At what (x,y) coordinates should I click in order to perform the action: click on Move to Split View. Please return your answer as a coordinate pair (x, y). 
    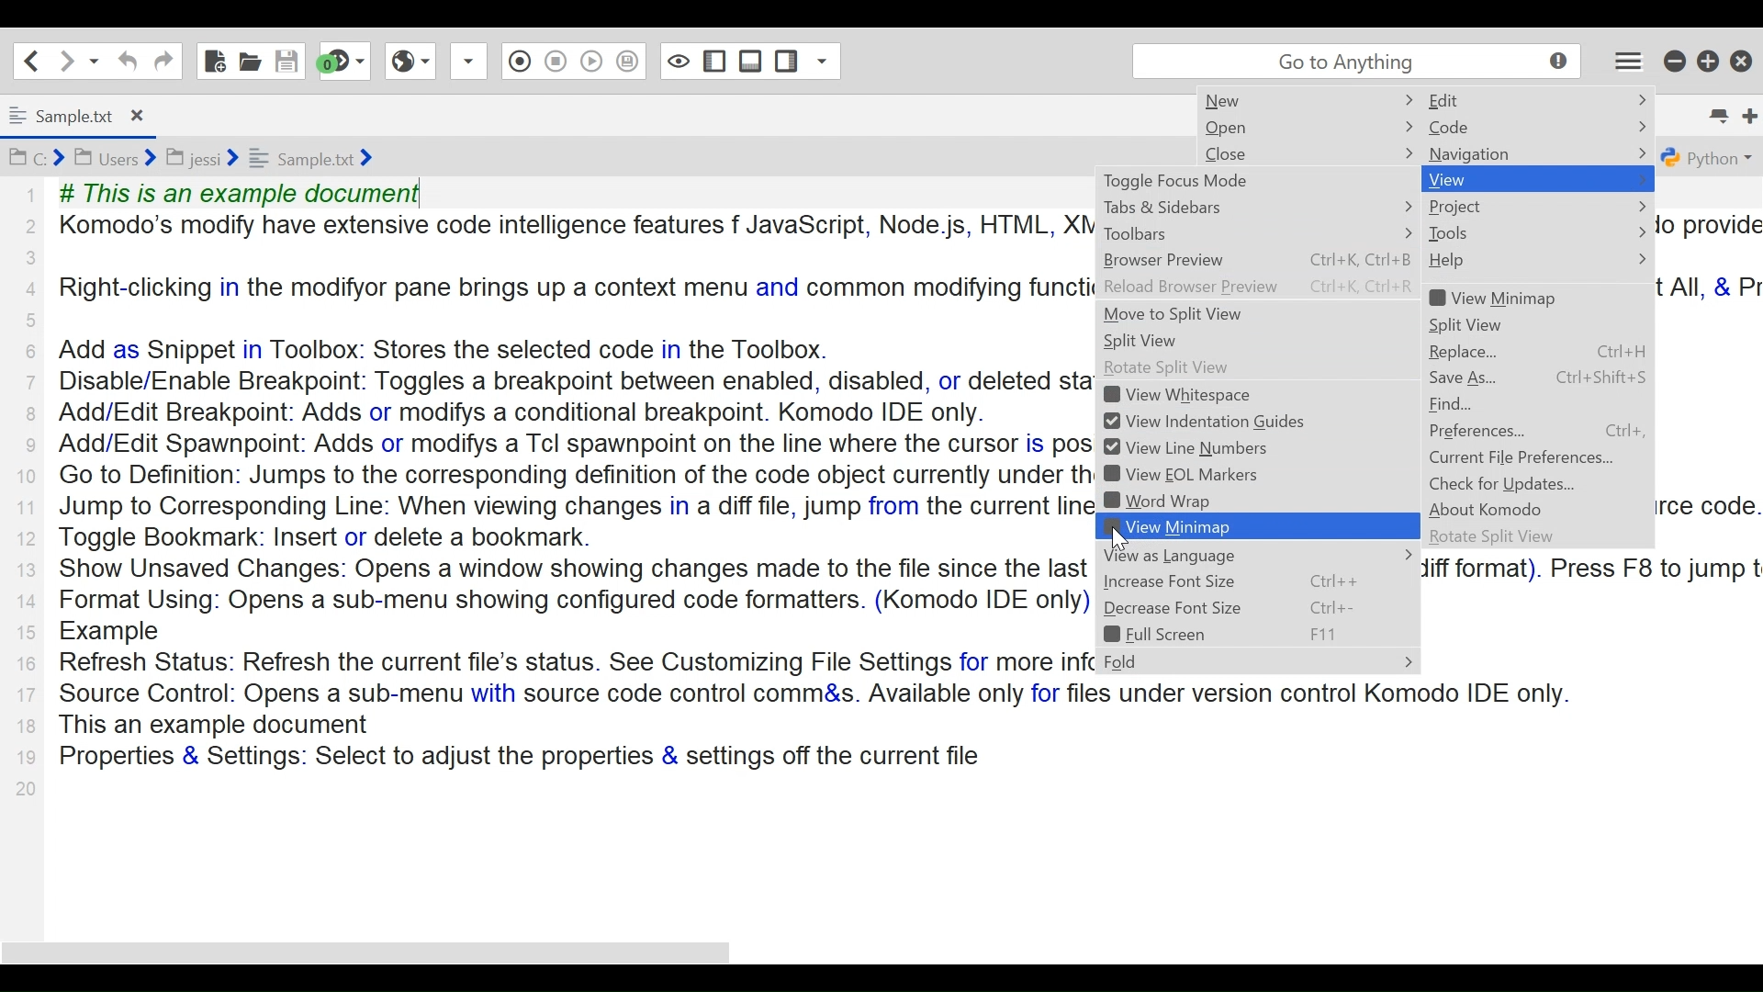
    Looking at the image, I should click on (1258, 315).